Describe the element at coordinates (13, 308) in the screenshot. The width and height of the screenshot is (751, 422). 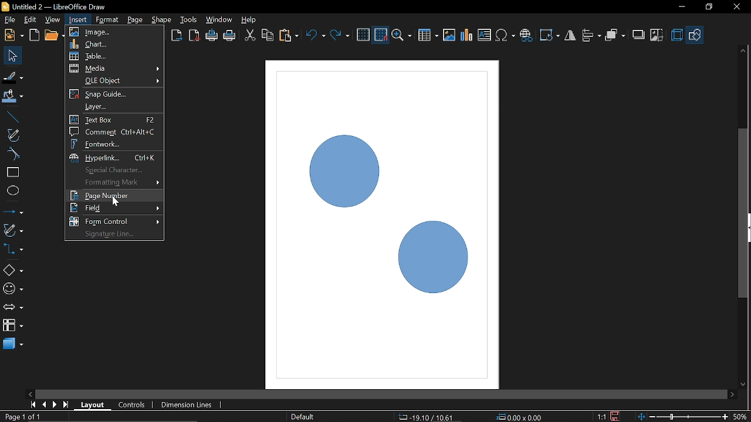
I see ` arrow shapes` at that location.